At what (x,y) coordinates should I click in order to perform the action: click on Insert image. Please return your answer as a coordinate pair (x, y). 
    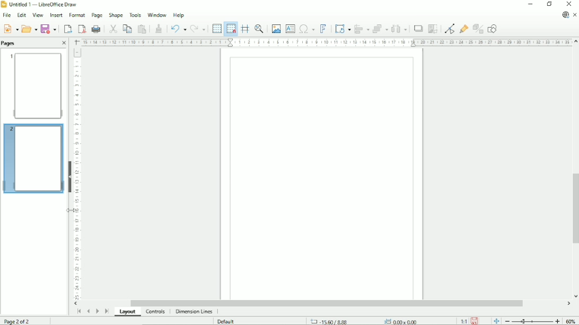
    Looking at the image, I should click on (275, 29).